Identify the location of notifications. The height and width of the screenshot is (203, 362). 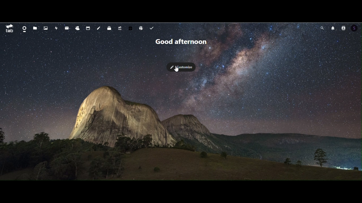
(333, 27).